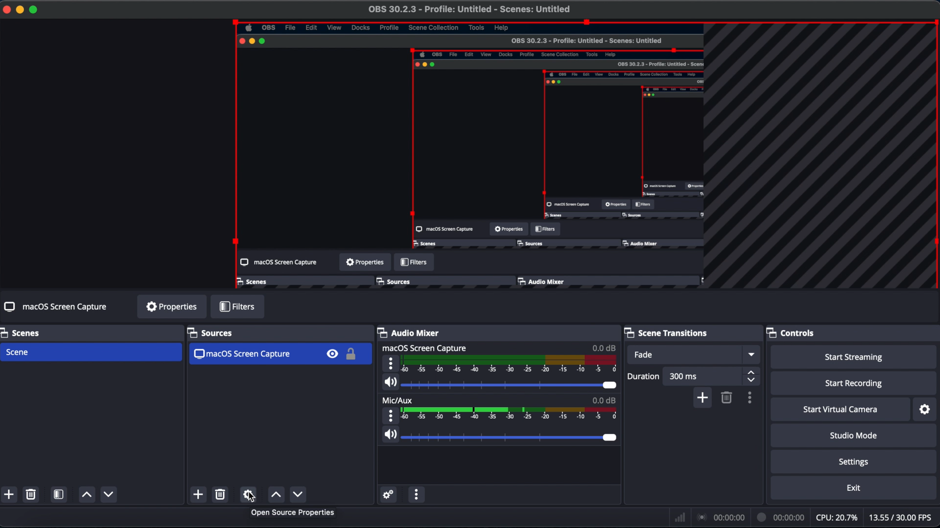  Describe the element at coordinates (604, 348) in the screenshot. I see `0.0 dB` at that location.